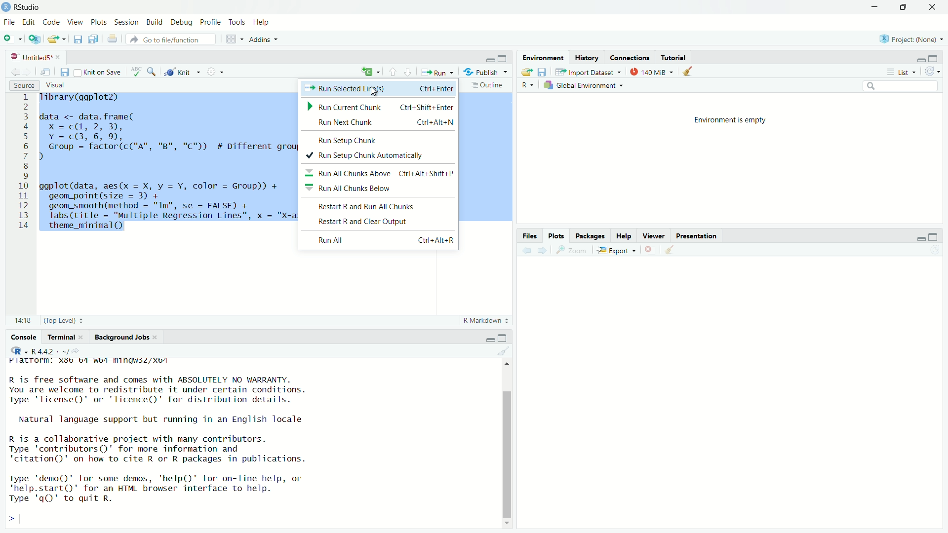 This screenshot has height=533, width=948. What do you see at coordinates (114, 40) in the screenshot?
I see `print` at bounding box center [114, 40].